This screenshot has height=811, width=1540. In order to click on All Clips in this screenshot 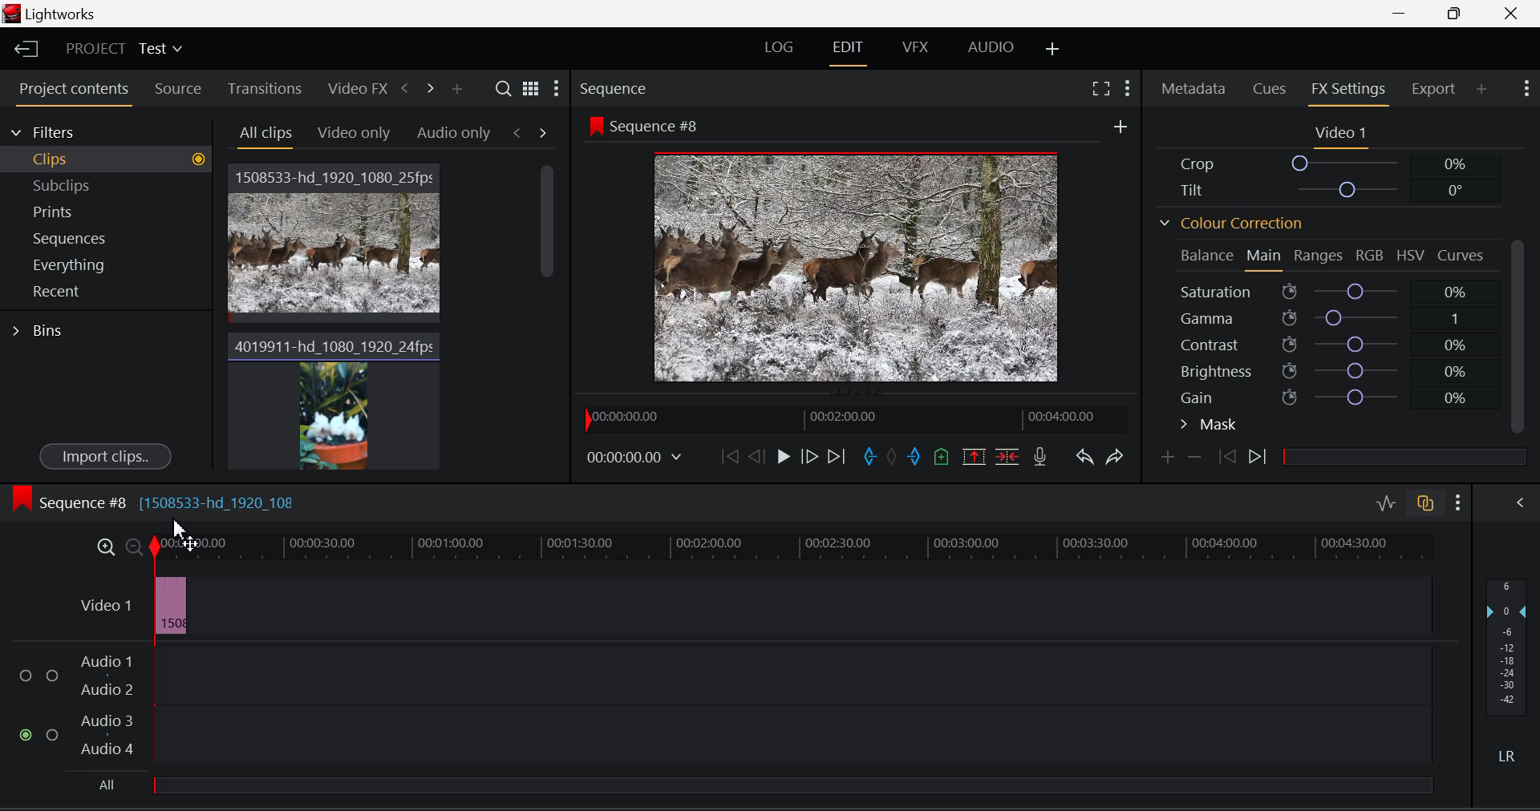, I will do `click(265, 132)`.